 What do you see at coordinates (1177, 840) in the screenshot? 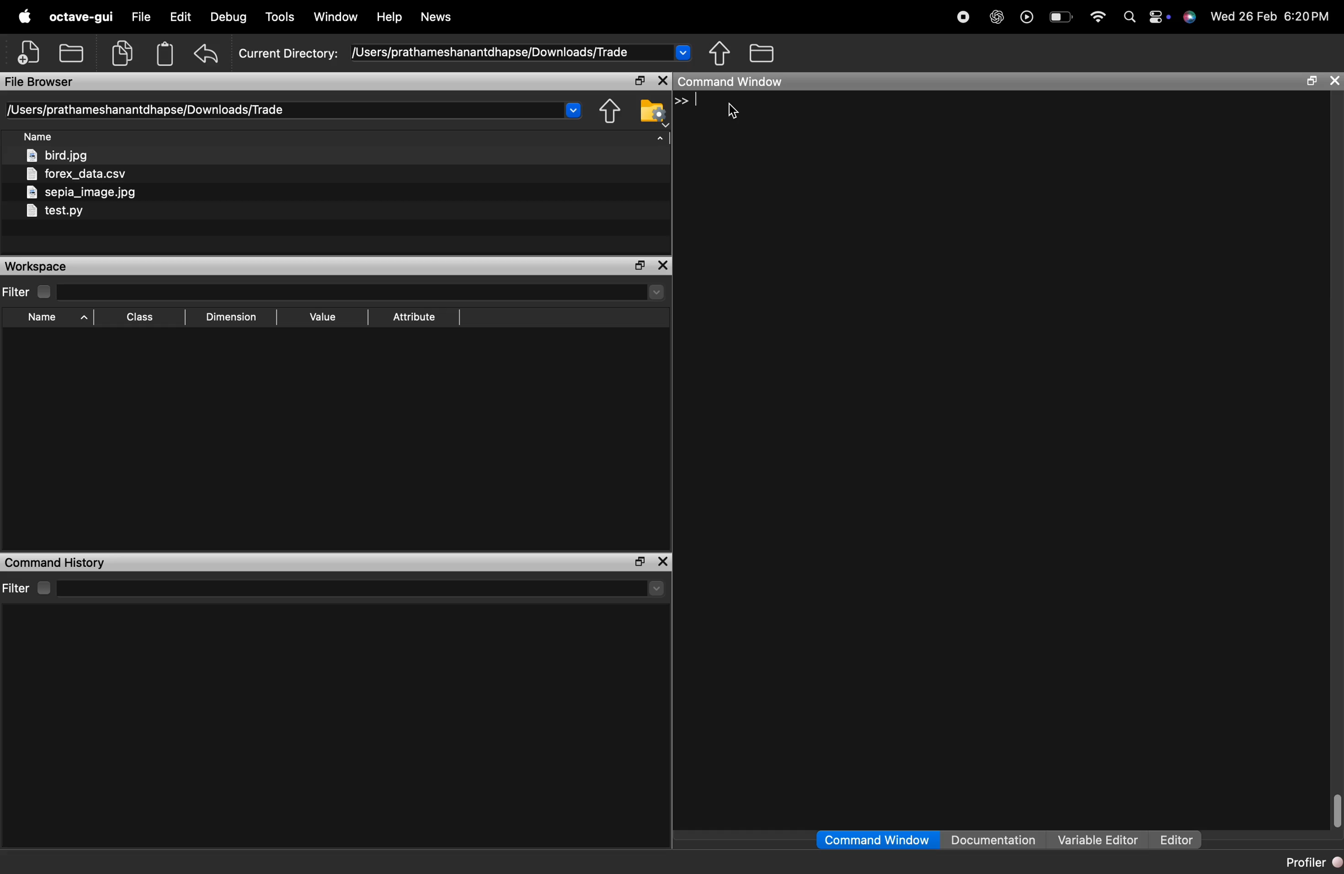
I see `Editor` at bounding box center [1177, 840].